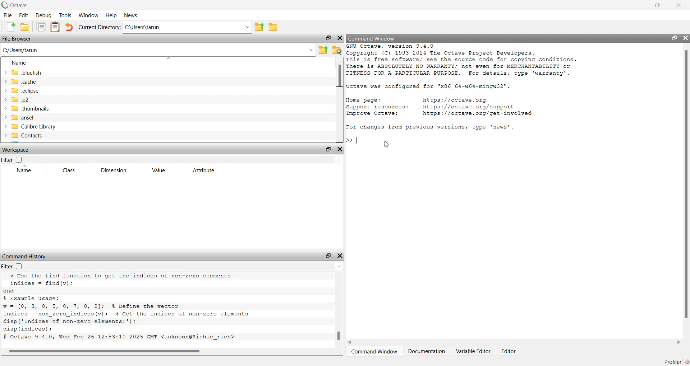 The image size is (690, 366). Describe the element at coordinates (686, 37) in the screenshot. I see `close` at that location.